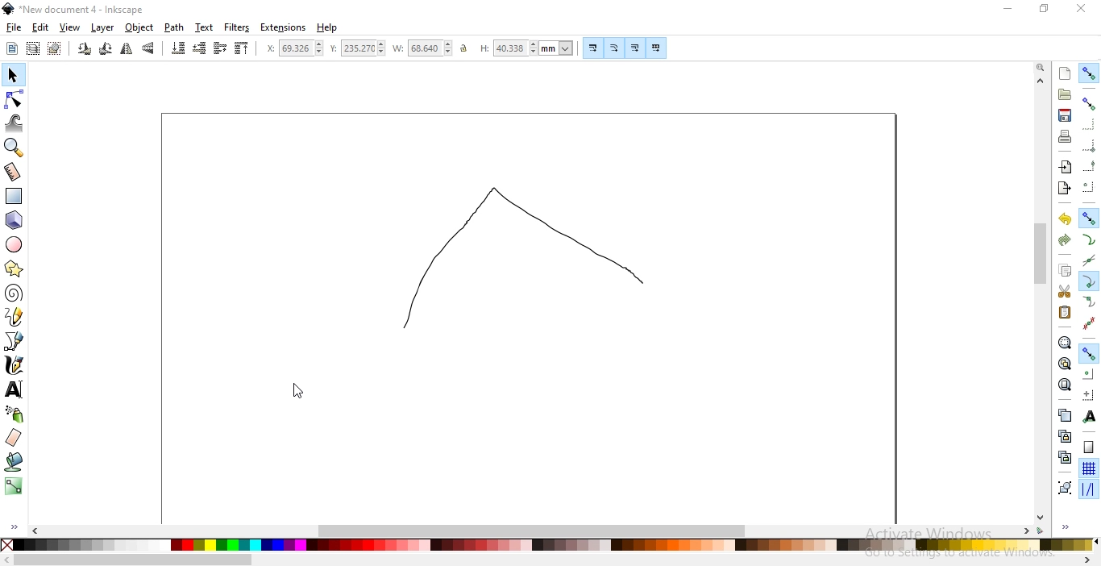 The width and height of the screenshot is (1101, 566). Describe the element at coordinates (15, 390) in the screenshot. I see `create and edit text` at that location.